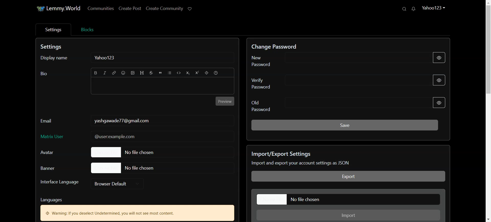 The height and width of the screenshot is (222, 491). Describe the element at coordinates (179, 73) in the screenshot. I see `Code` at that location.